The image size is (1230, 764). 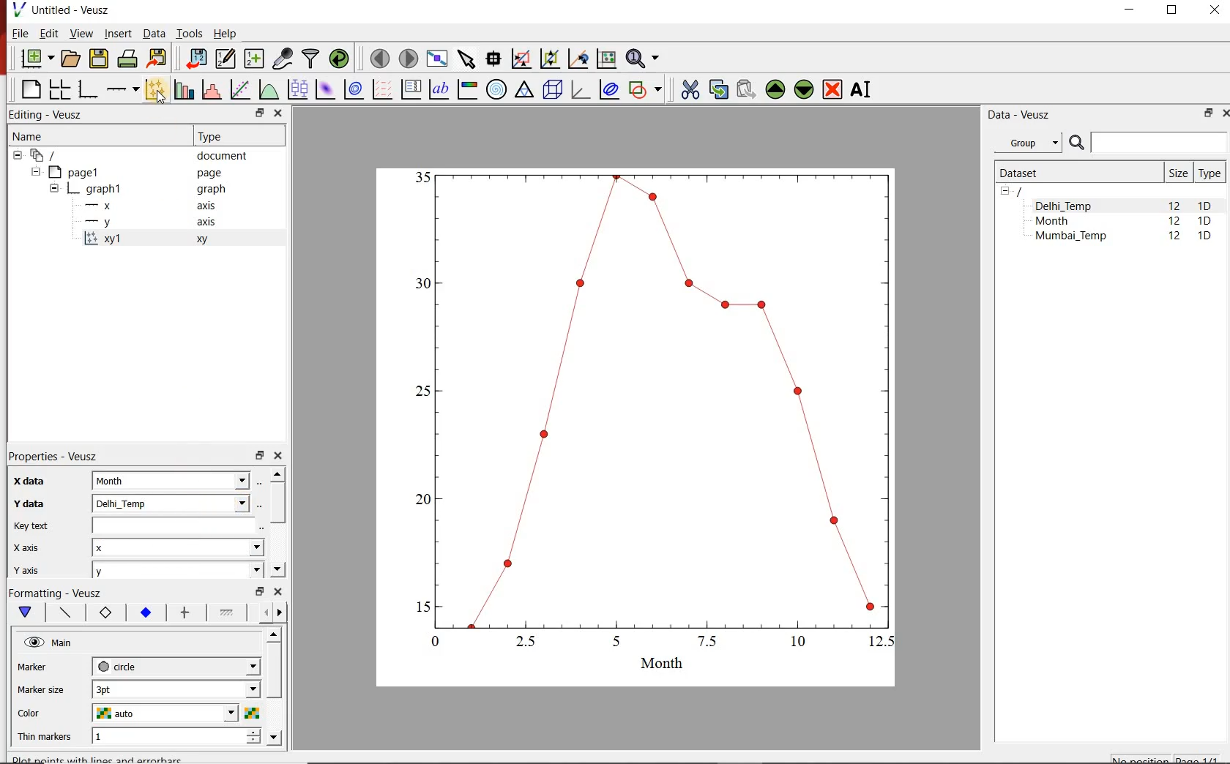 I want to click on Marker size, so click(x=41, y=691).